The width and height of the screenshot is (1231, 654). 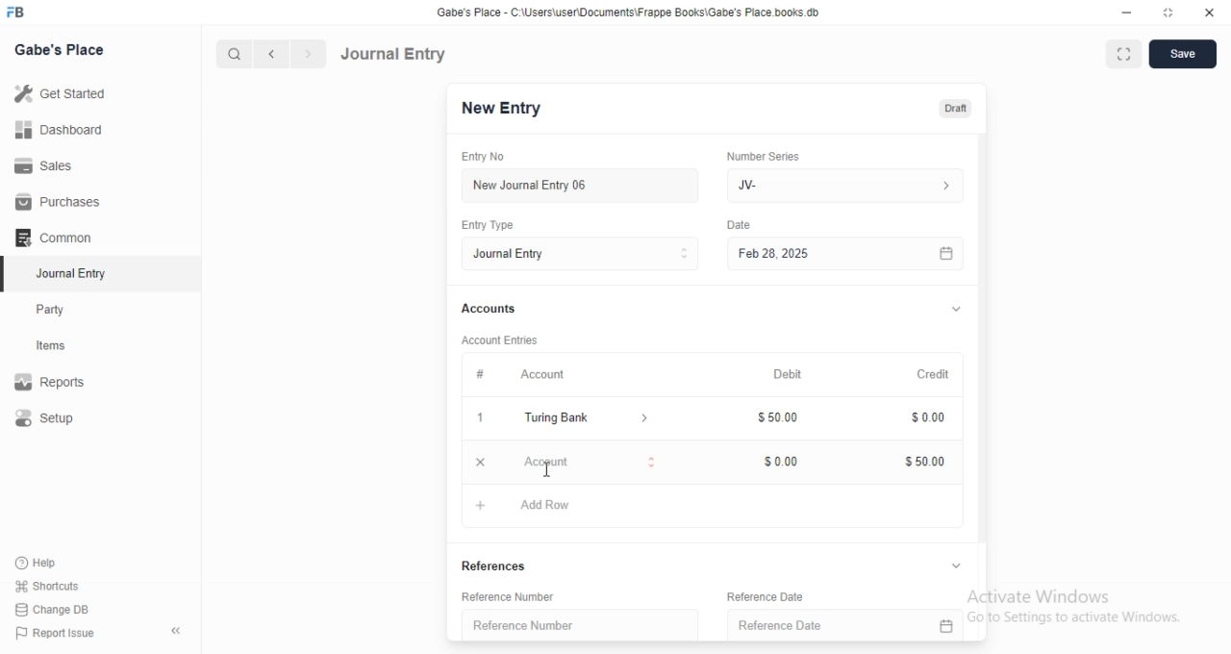 I want to click on calender, so click(x=945, y=626).